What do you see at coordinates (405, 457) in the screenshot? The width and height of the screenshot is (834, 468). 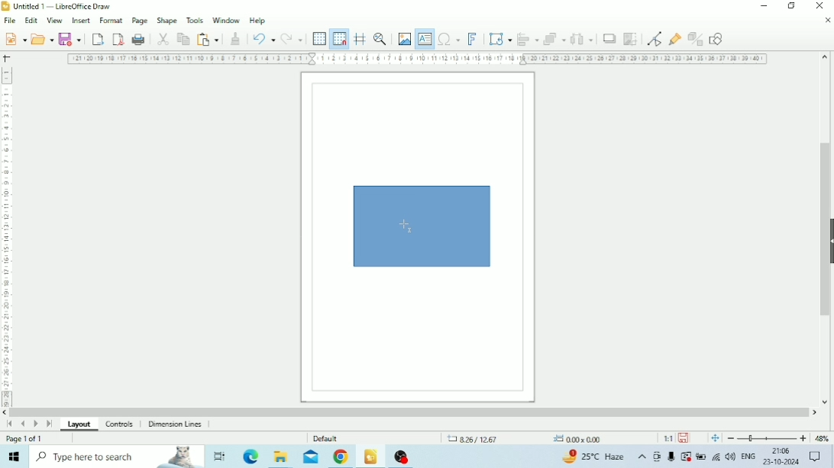 I see `OBS Studio` at bounding box center [405, 457].